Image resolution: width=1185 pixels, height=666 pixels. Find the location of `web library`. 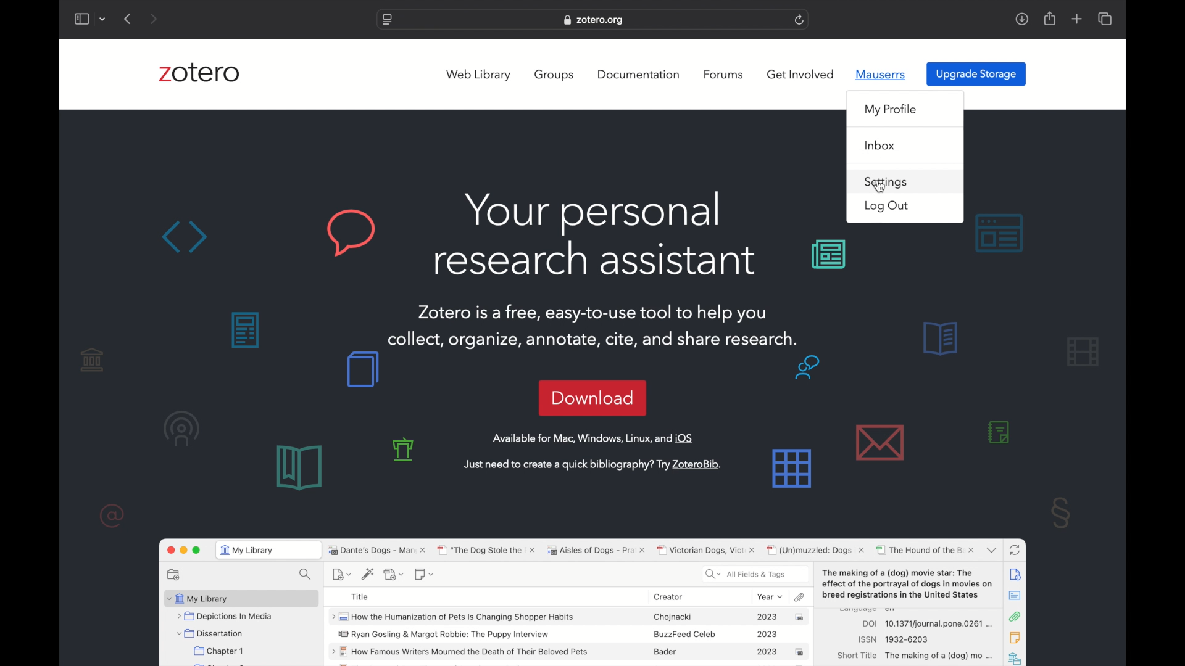

web library is located at coordinates (480, 75).